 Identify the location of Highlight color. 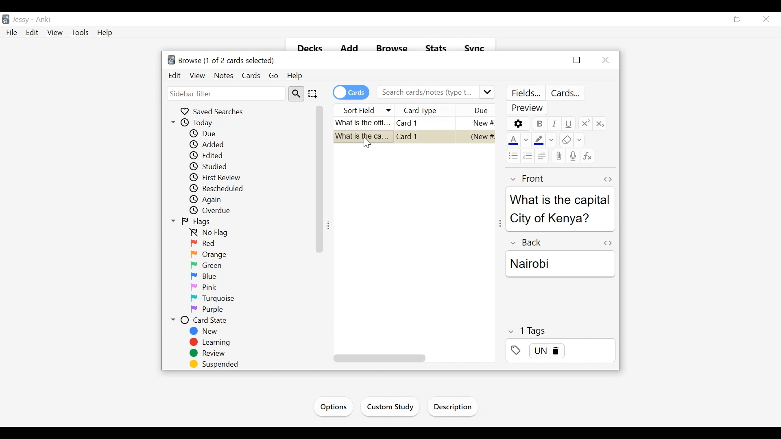
(539, 140).